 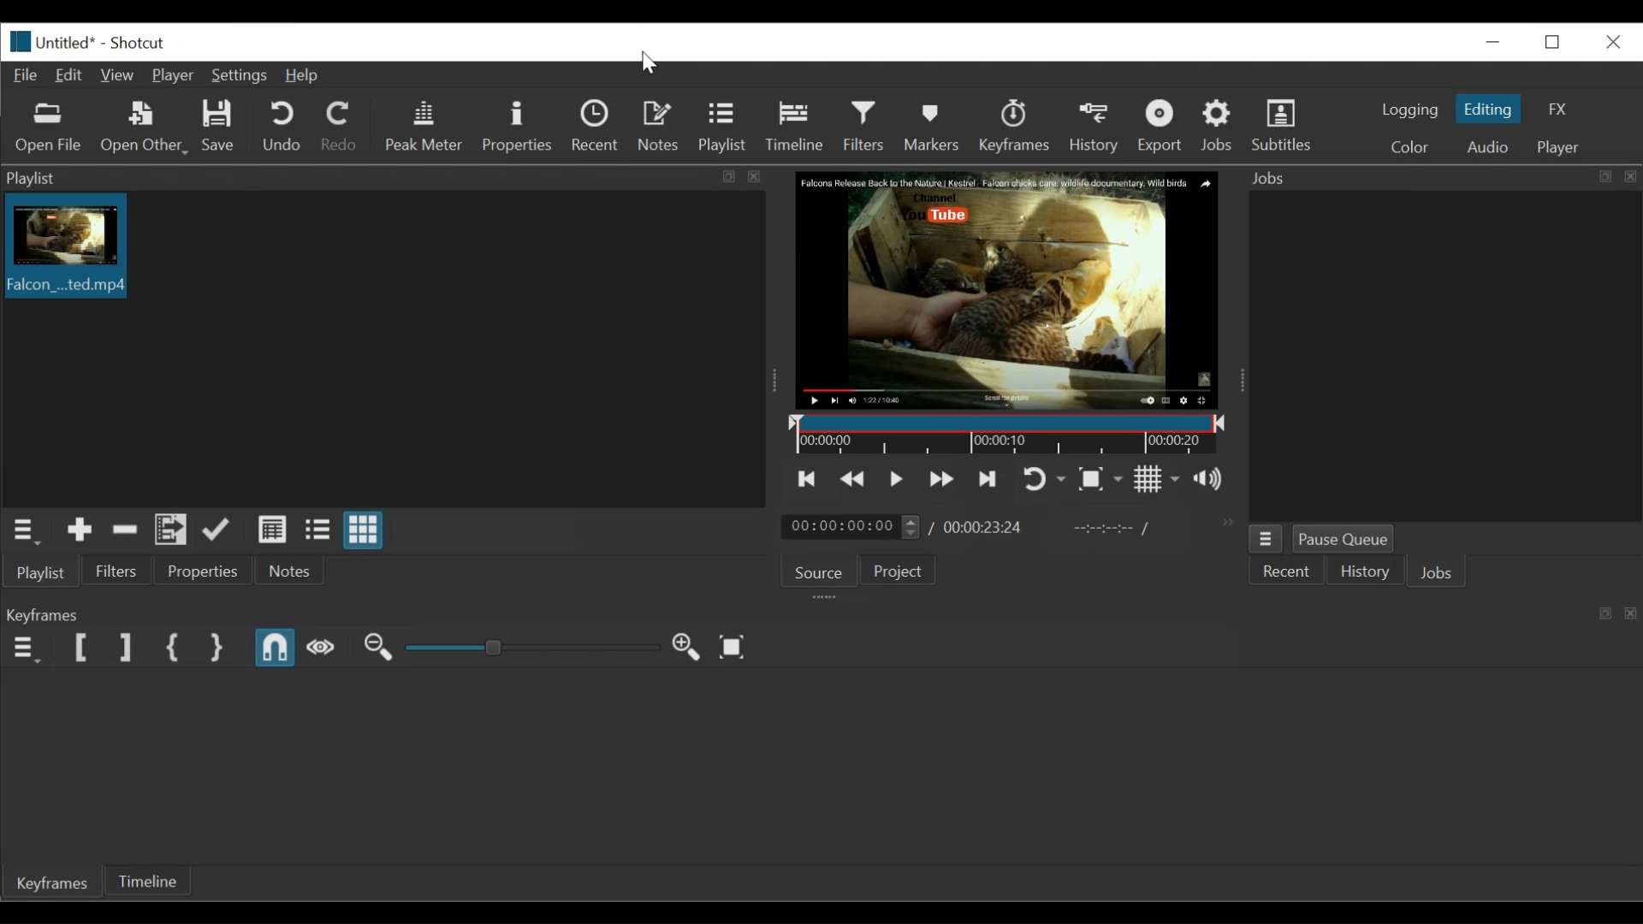 I want to click on Markers, so click(x=931, y=126).